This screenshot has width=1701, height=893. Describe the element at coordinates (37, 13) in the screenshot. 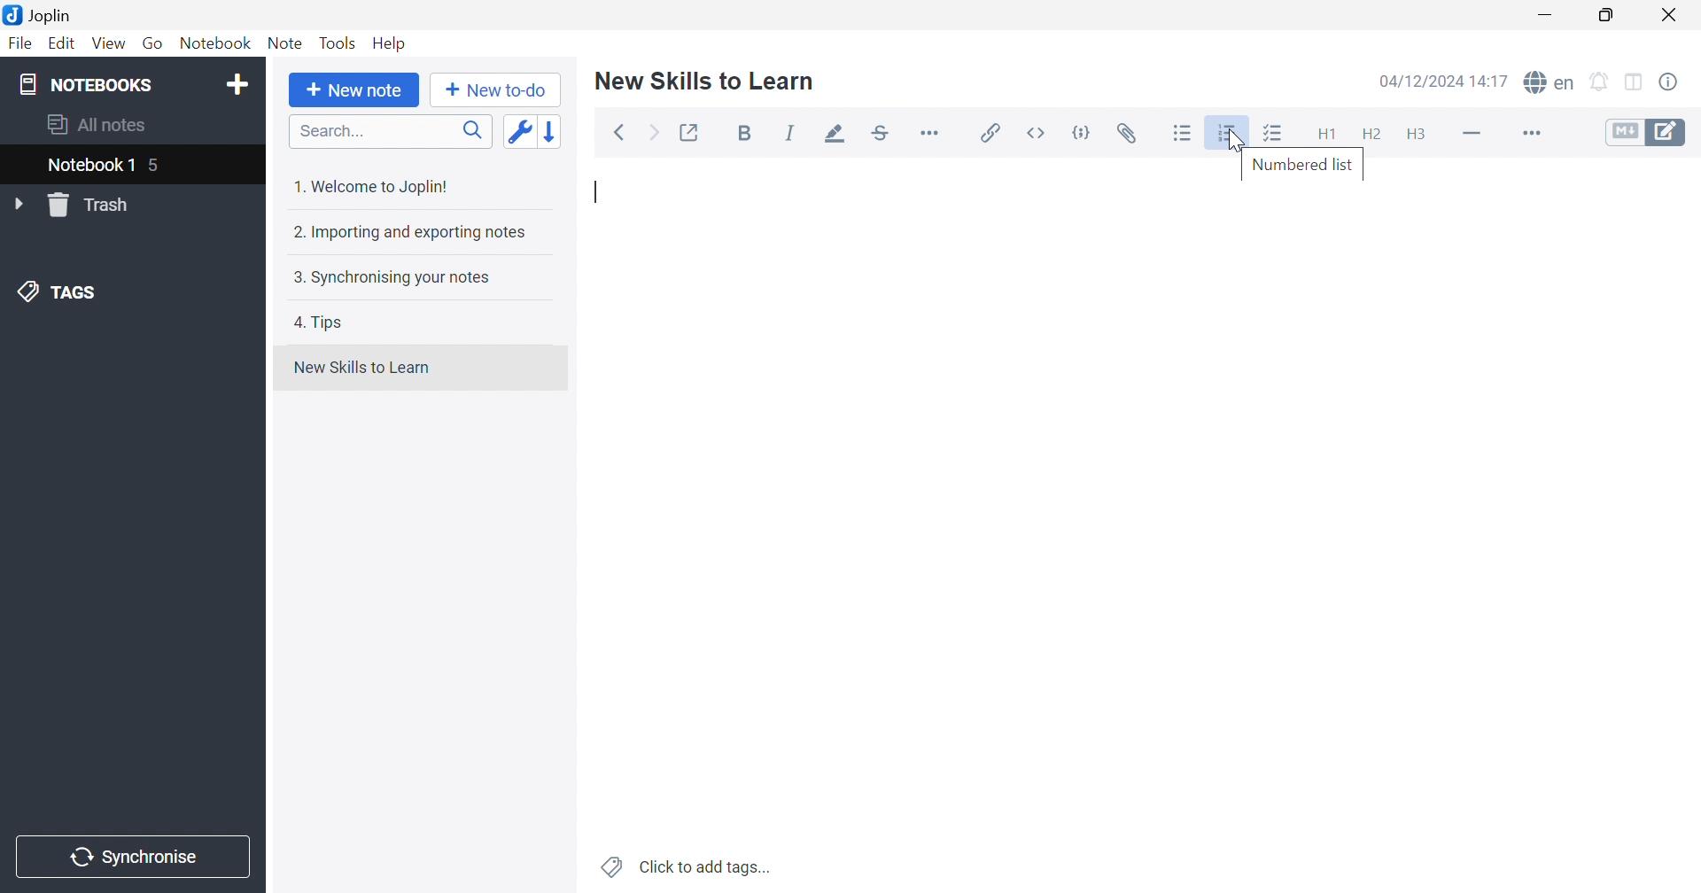

I see `Joplin` at that location.